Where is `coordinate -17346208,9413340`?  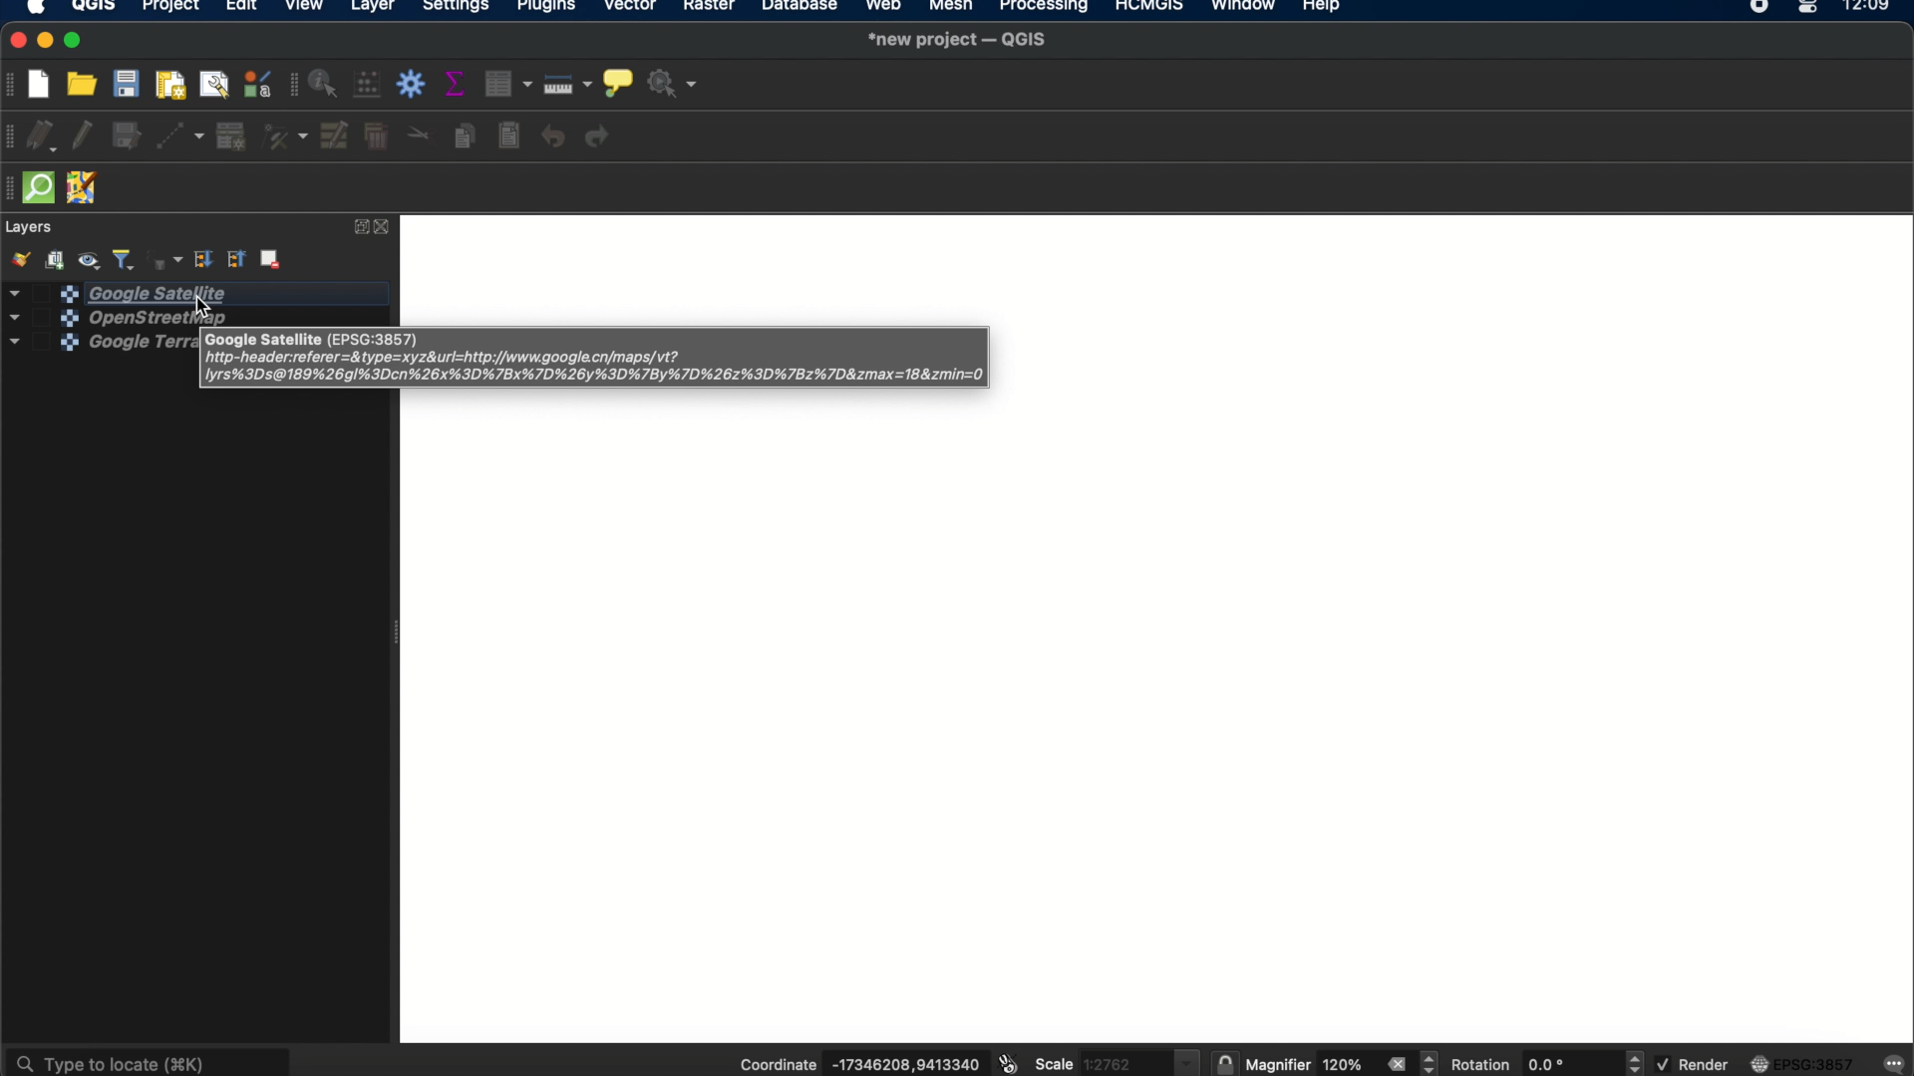 coordinate -17346208,9413340 is located at coordinates (852, 1065).